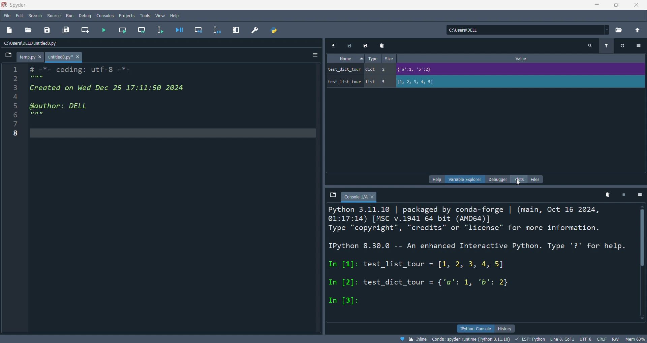 This screenshot has height=343, width=647. I want to click on view, so click(159, 16).